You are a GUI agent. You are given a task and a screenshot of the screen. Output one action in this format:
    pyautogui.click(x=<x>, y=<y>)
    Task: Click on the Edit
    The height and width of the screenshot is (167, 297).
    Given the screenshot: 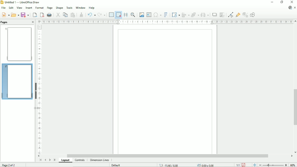 What is the action you would take?
    pyautogui.click(x=11, y=8)
    